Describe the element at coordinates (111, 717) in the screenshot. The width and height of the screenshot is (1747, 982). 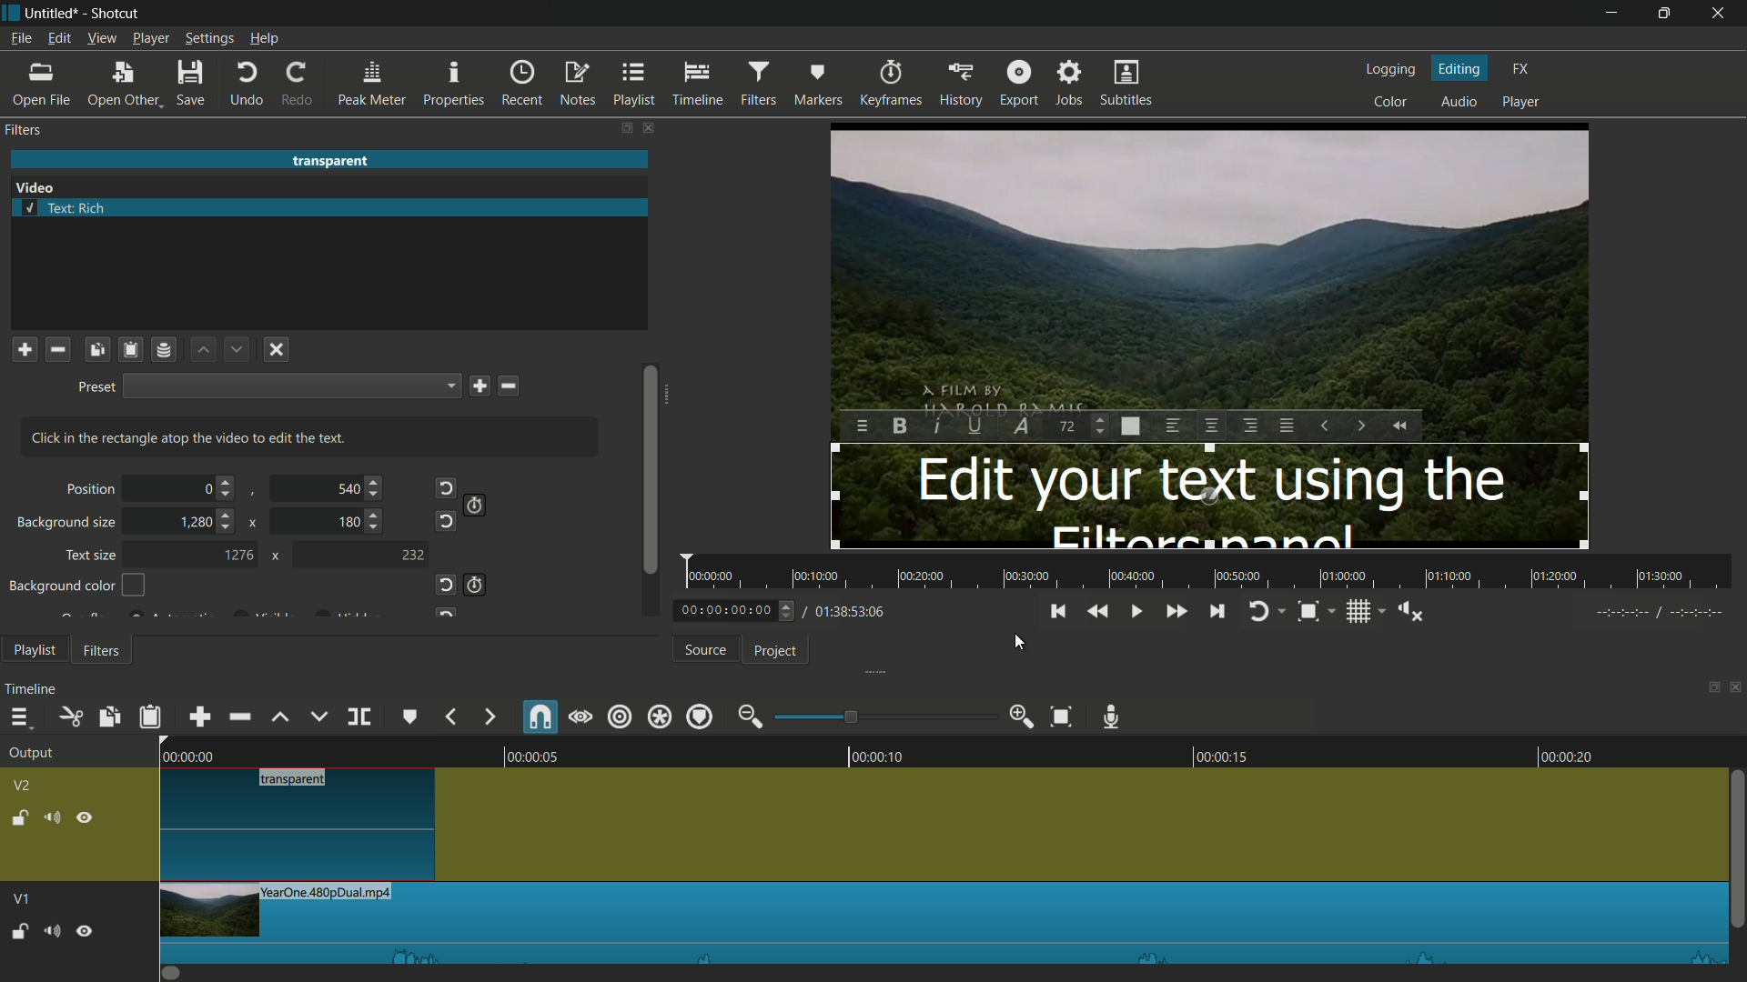
I see `copy` at that location.